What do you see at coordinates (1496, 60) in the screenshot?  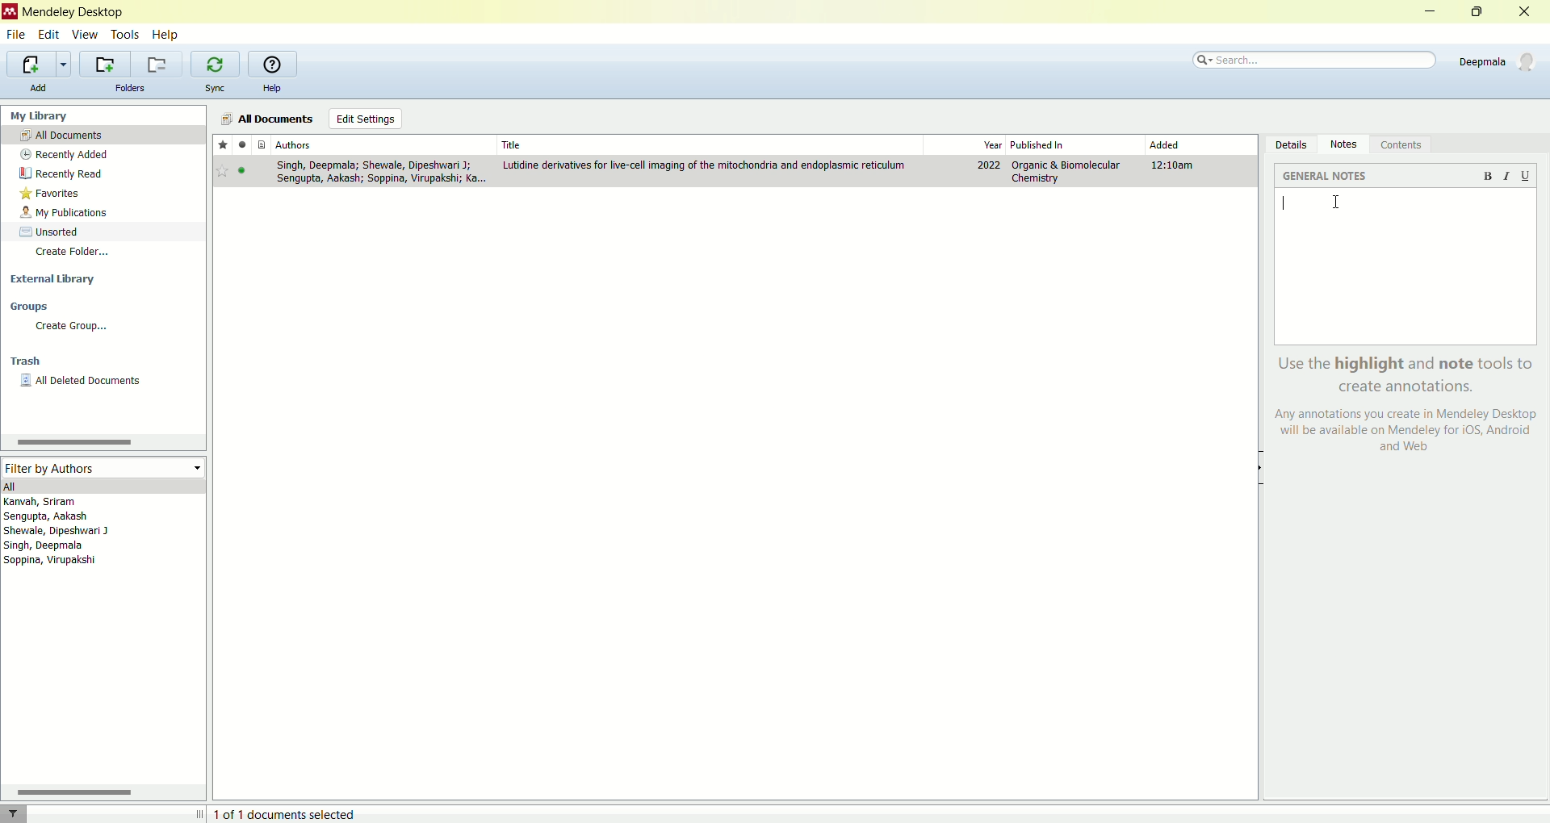 I see `account details` at bounding box center [1496, 60].